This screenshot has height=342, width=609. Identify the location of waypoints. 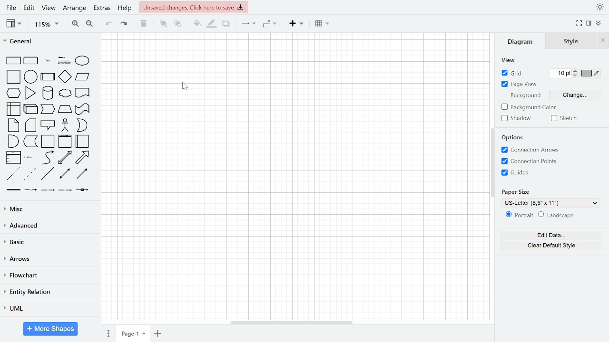
(269, 25).